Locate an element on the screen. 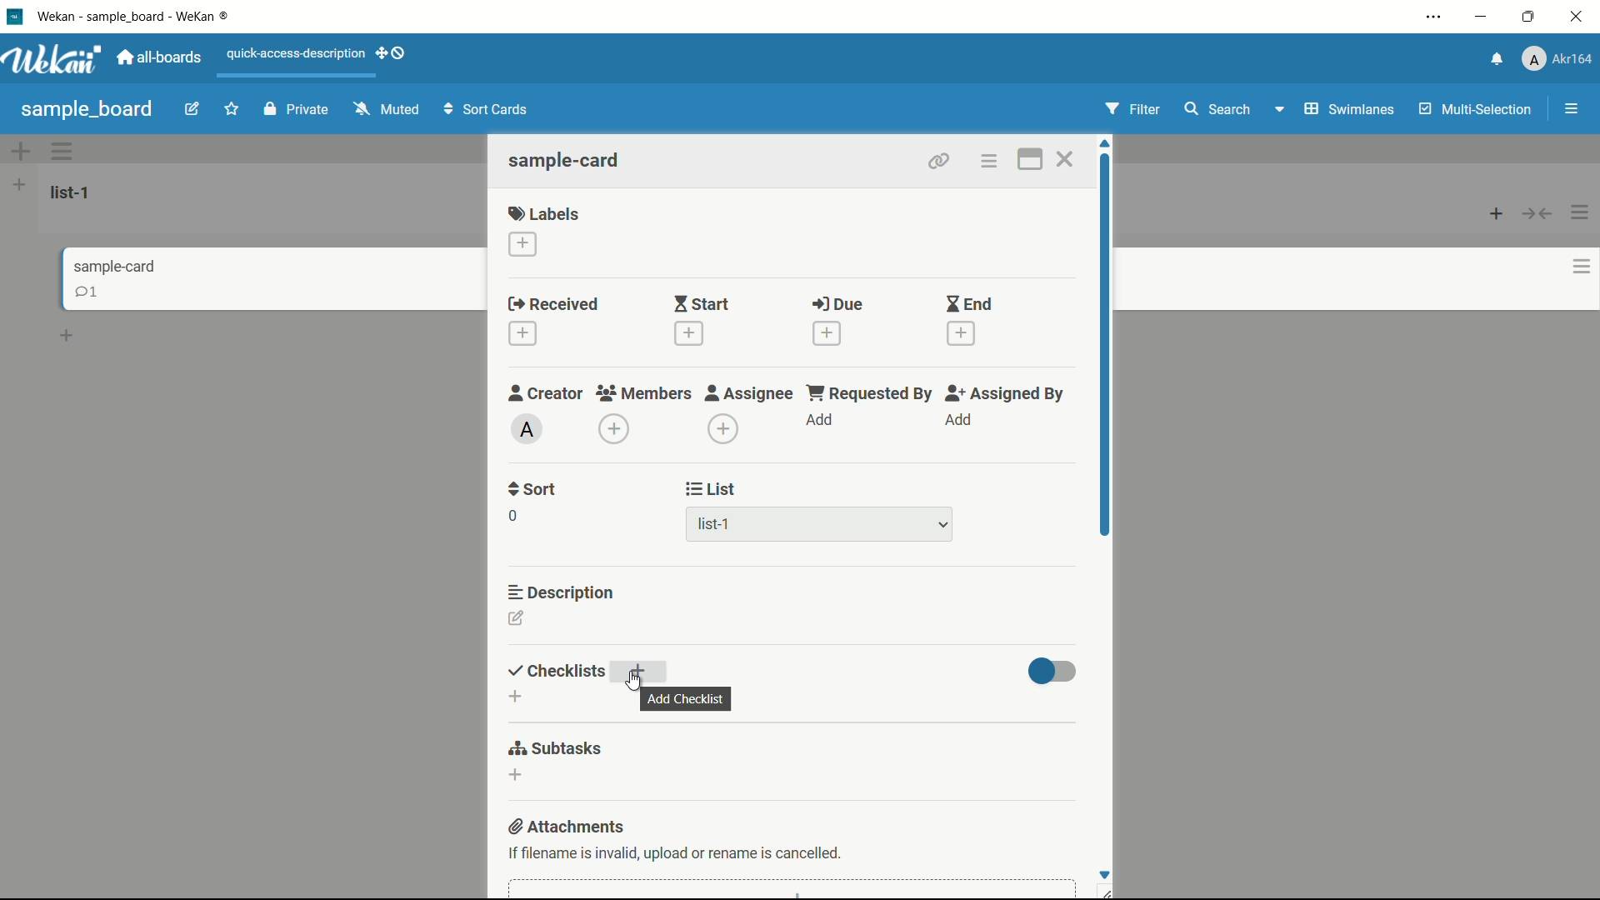  dropdown is located at coordinates (944, 525).